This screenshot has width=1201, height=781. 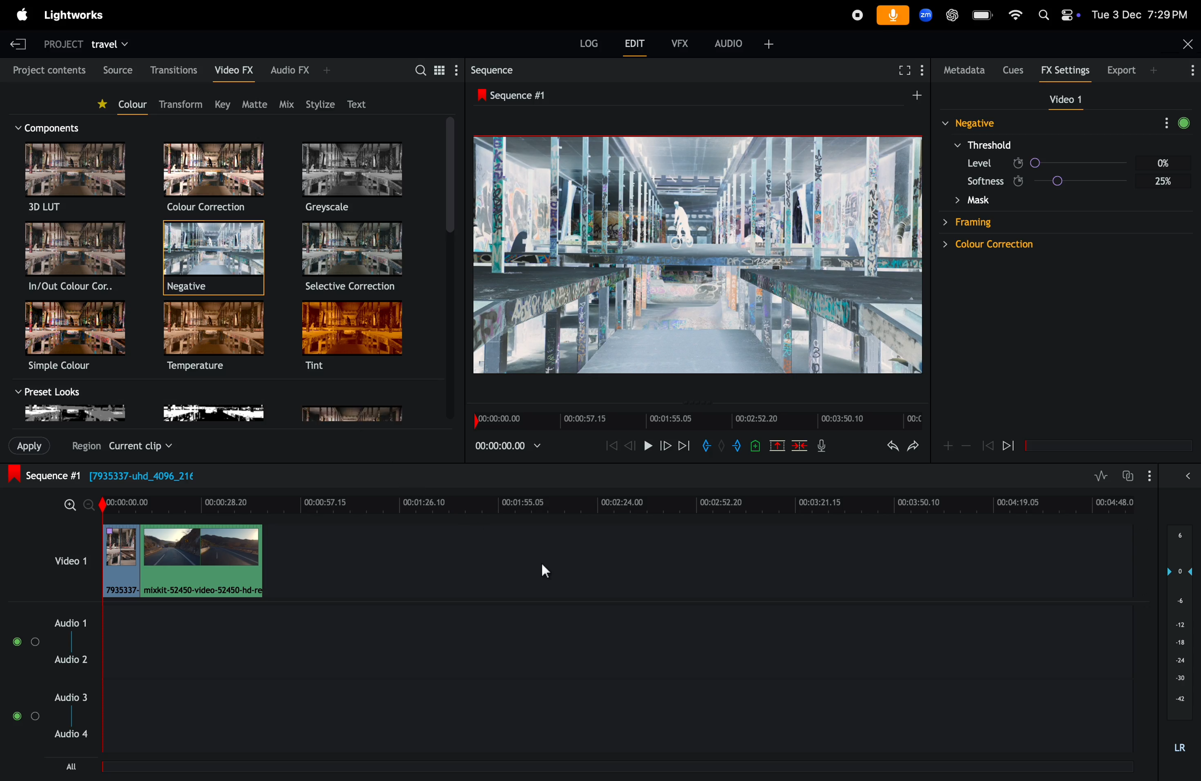 What do you see at coordinates (90, 507) in the screenshot?
I see `zoom in` at bounding box center [90, 507].